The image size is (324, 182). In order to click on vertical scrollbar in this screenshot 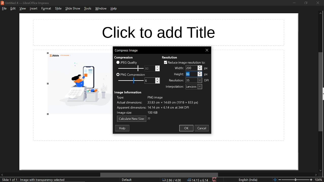, I will do `click(321, 92)`.